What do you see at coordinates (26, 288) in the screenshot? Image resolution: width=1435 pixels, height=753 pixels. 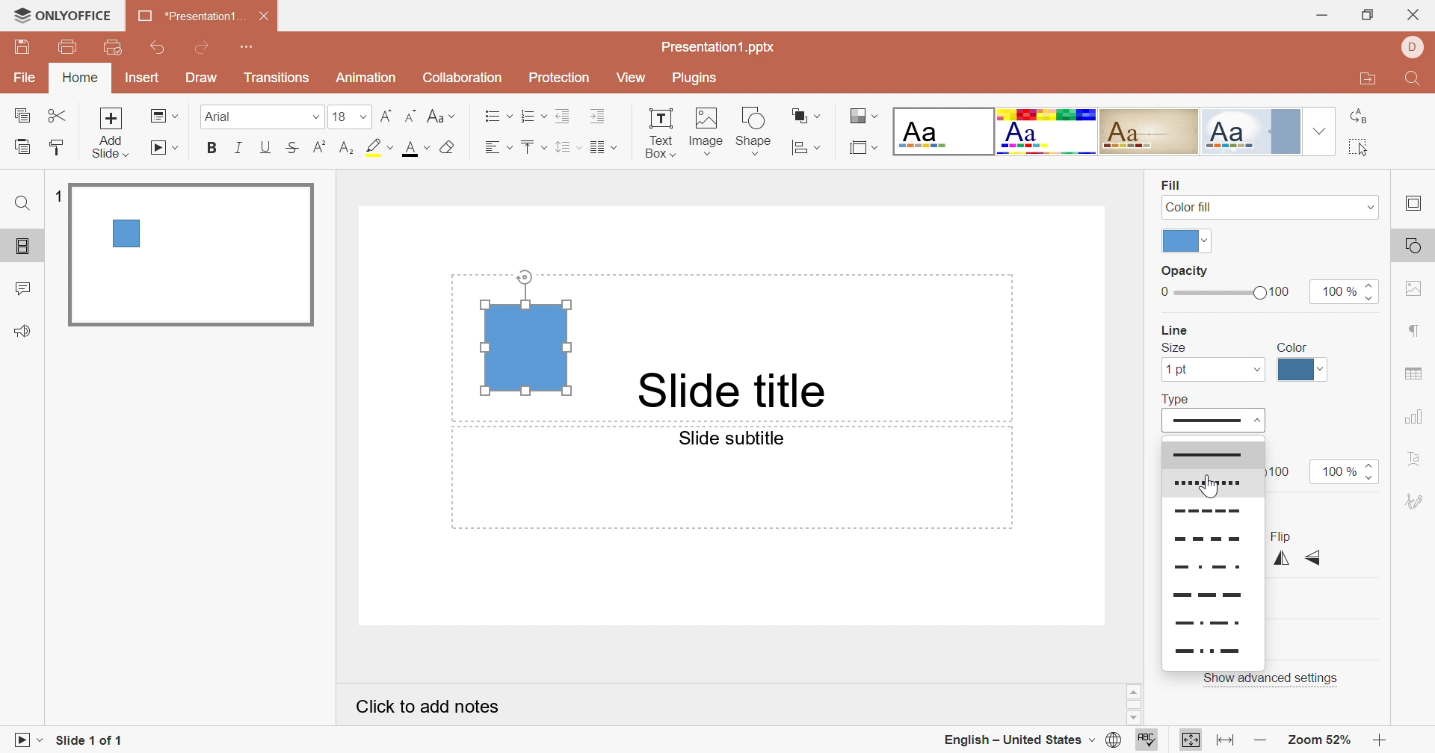 I see `comments` at bounding box center [26, 288].